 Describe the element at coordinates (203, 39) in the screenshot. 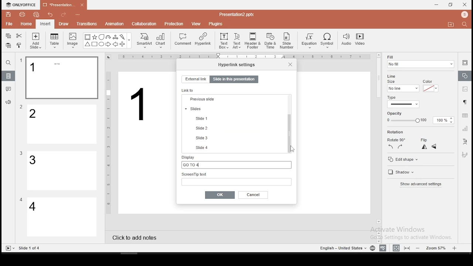

I see `hyperlink` at that location.